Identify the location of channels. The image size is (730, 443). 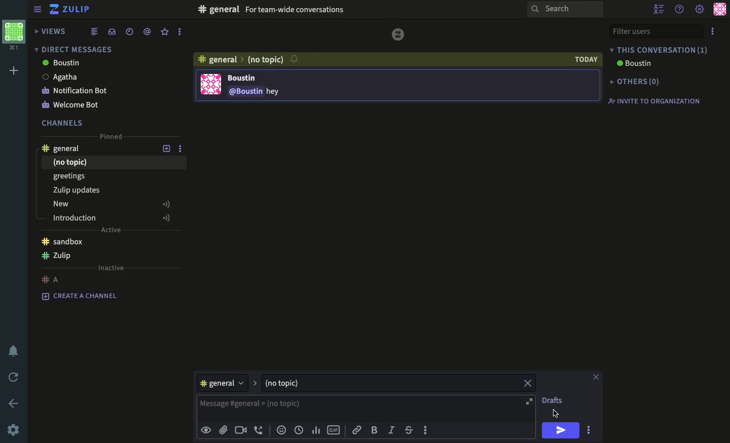
(63, 122).